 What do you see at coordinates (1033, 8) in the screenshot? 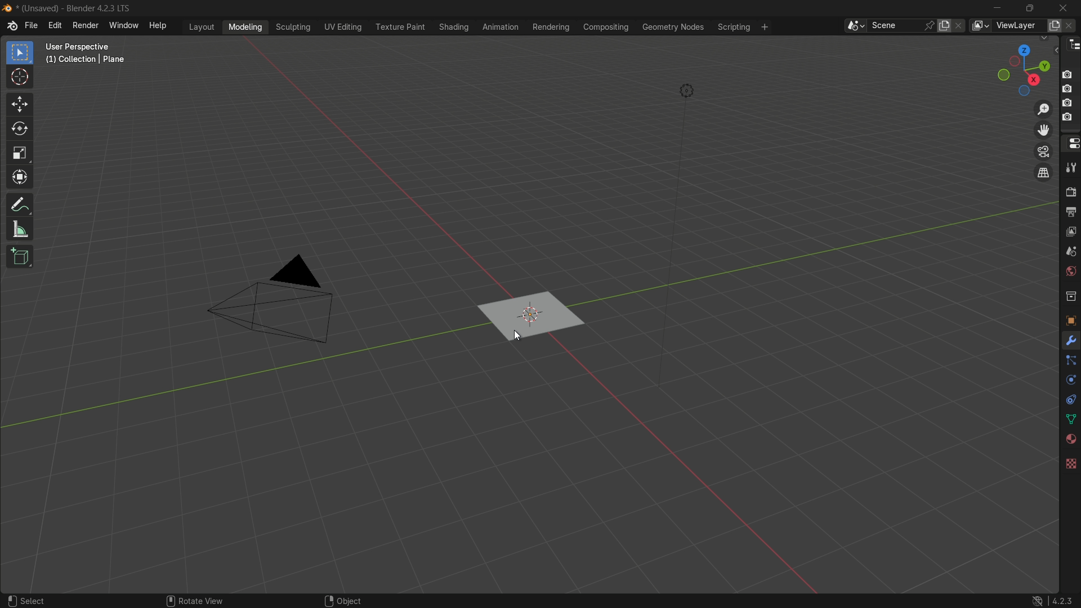
I see `maximize or restore` at bounding box center [1033, 8].